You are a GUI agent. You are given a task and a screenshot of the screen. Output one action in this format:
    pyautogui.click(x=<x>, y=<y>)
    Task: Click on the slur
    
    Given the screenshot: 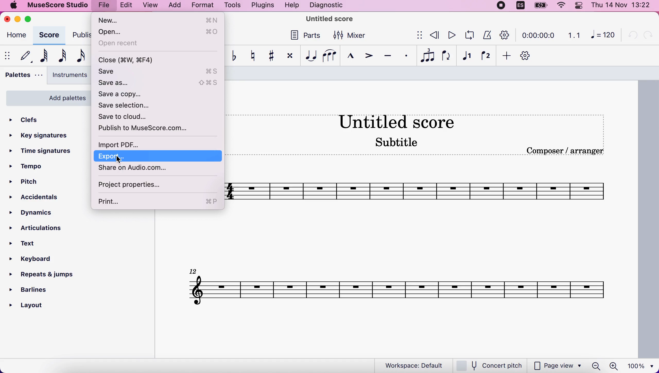 What is the action you would take?
    pyautogui.click(x=329, y=56)
    